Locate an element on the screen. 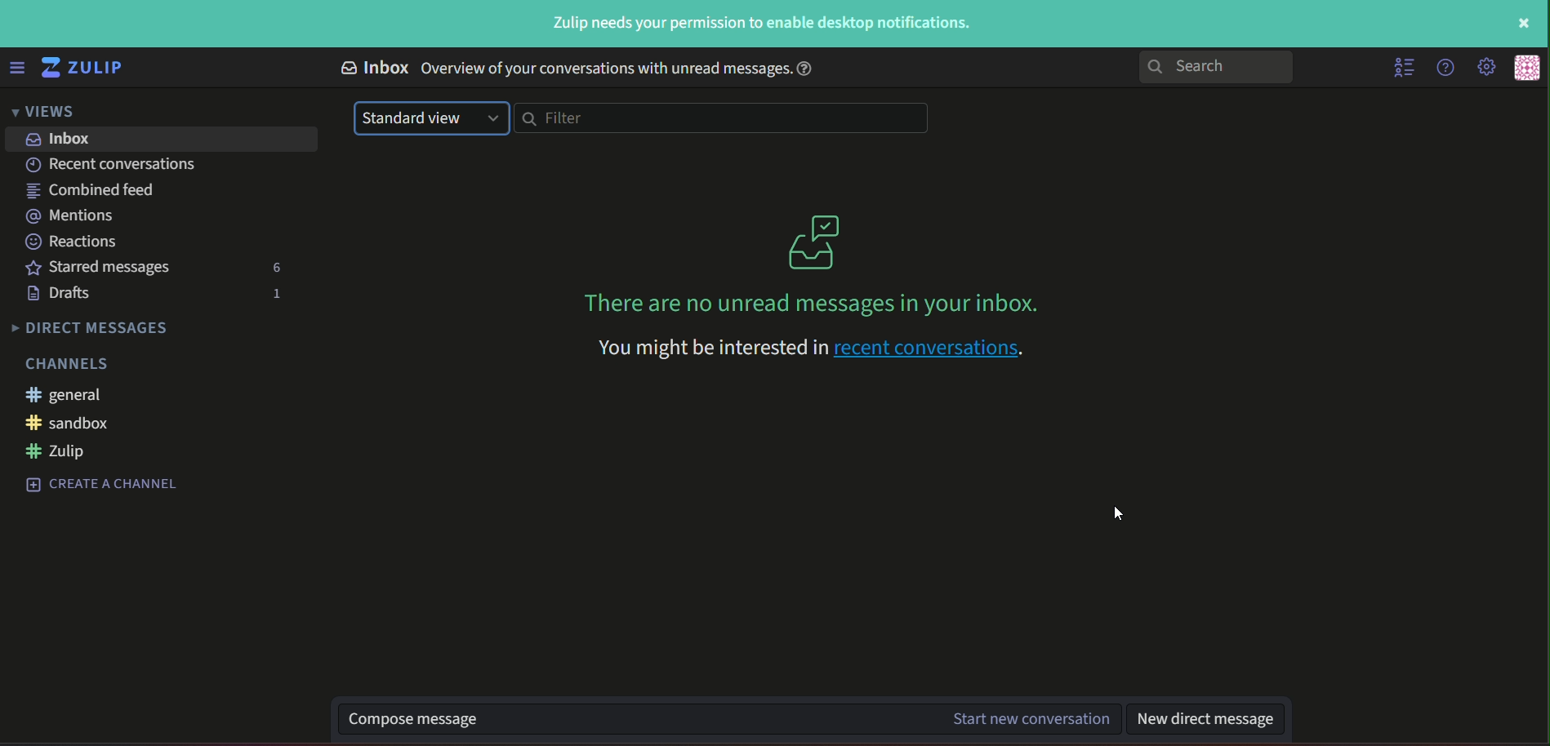 The image size is (1550, 746). filterbar is located at coordinates (724, 119).